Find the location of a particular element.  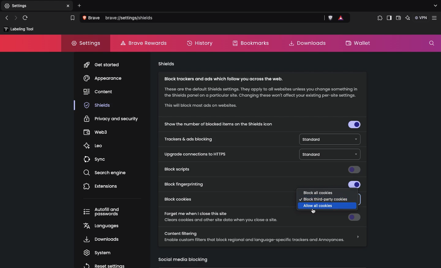

labelling tool is located at coordinates (18, 29).